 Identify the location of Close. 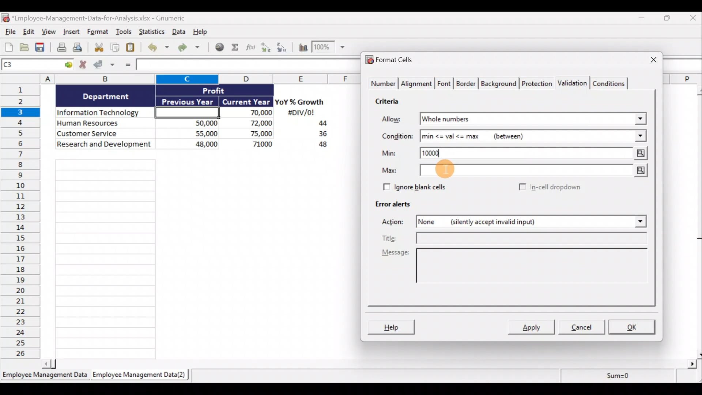
(691, 19).